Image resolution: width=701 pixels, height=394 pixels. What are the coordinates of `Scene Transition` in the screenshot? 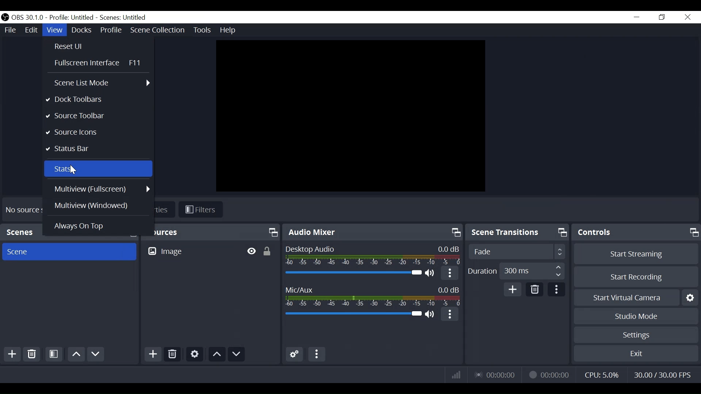 It's located at (517, 232).